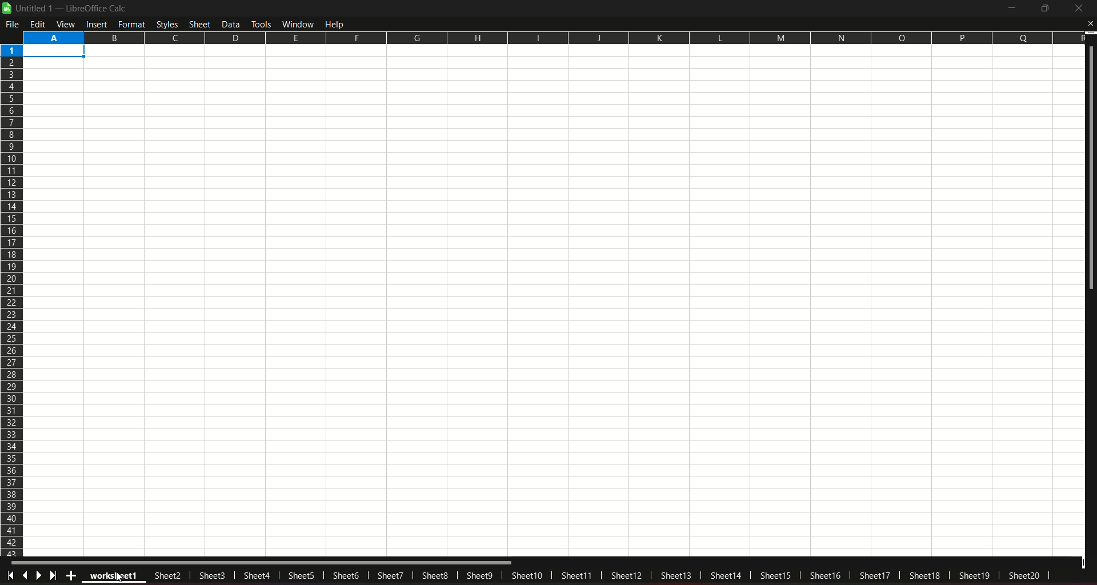  I want to click on Help, so click(337, 23).